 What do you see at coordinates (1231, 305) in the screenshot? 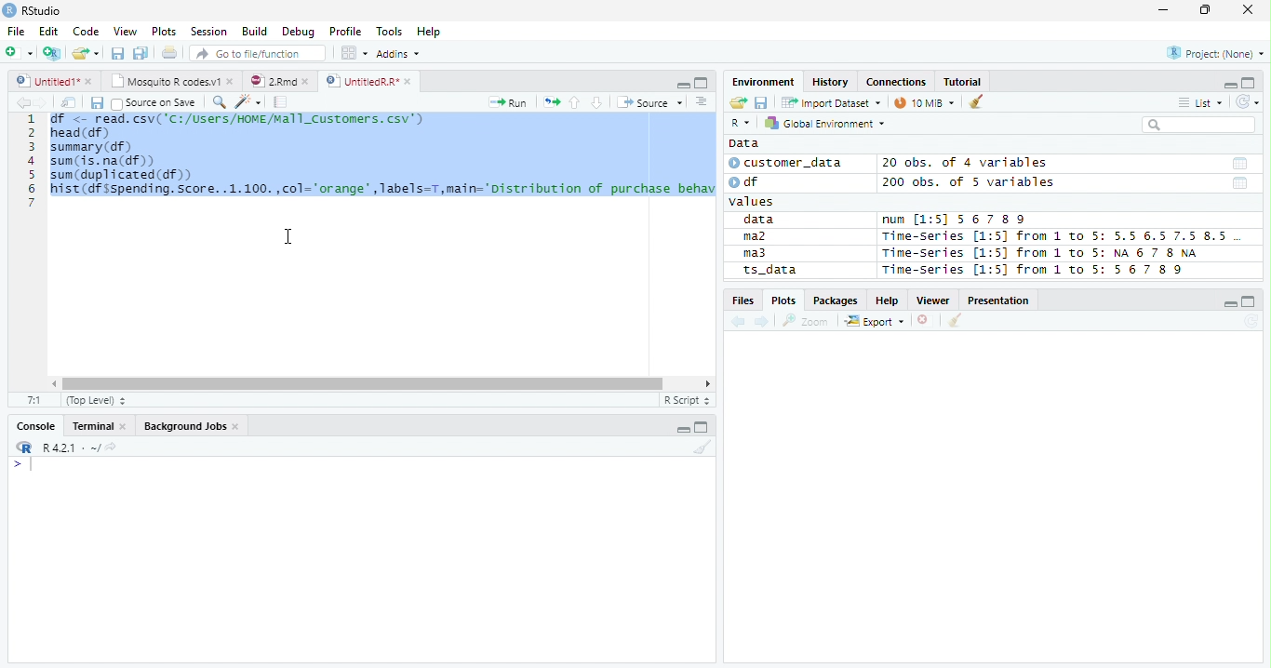
I see `Minimize` at bounding box center [1231, 305].